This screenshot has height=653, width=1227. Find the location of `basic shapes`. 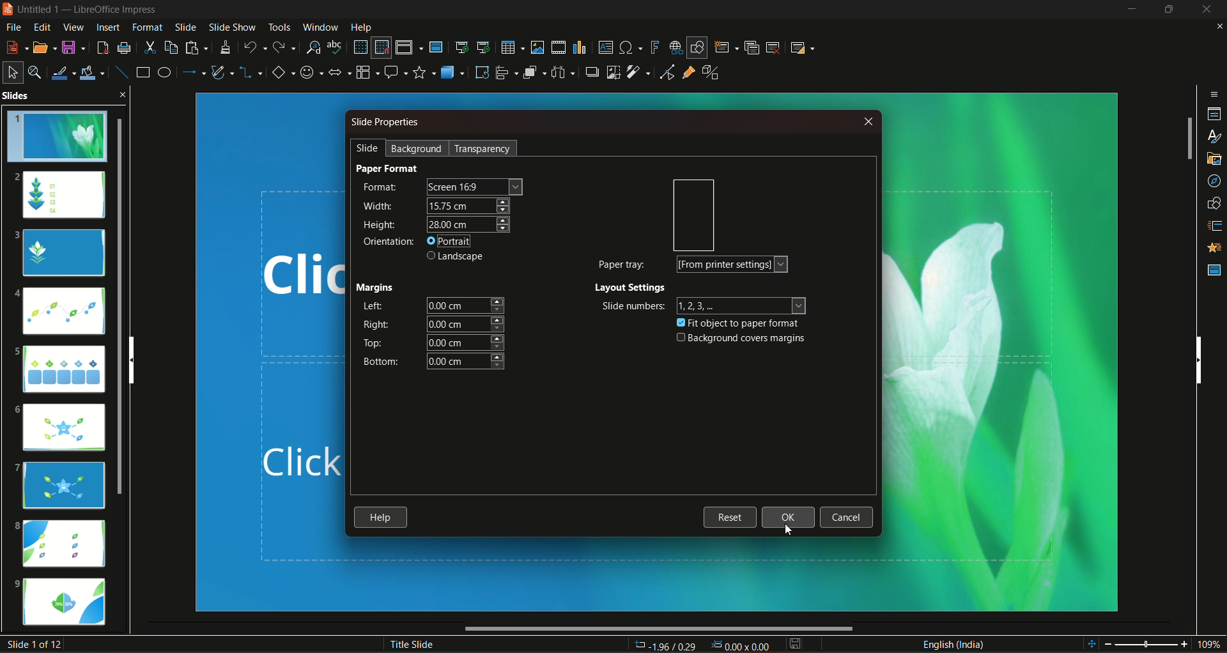

basic shapes is located at coordinates (282, 73).